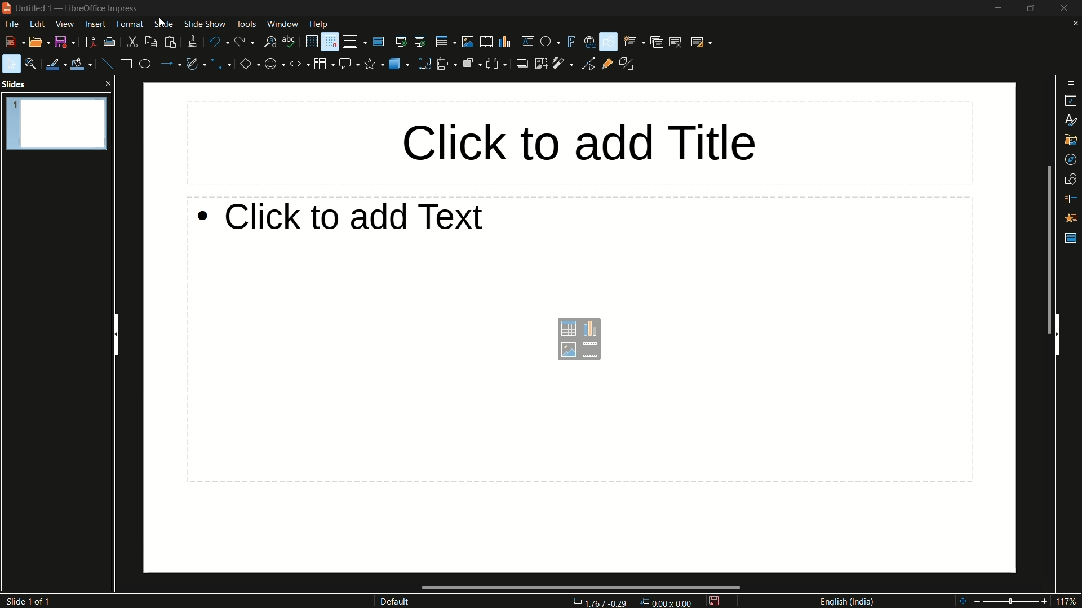 The height and width of the screenshot is (608, 1082). What do you see at coordinates (608, 42) in the screenshot?
I see `show draw functions` at bounding box center [608, 42].